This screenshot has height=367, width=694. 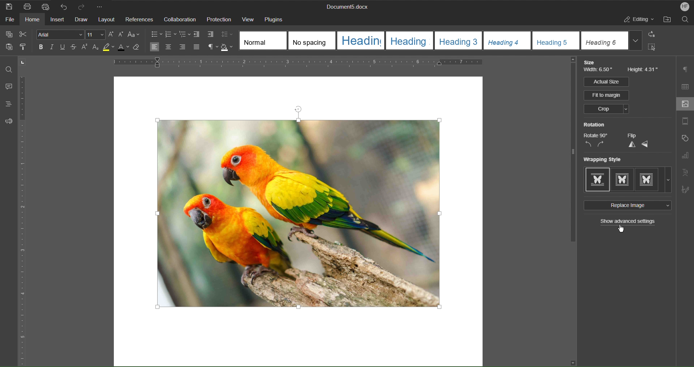 I want to click on Document Title, so click(x=346, y=7).